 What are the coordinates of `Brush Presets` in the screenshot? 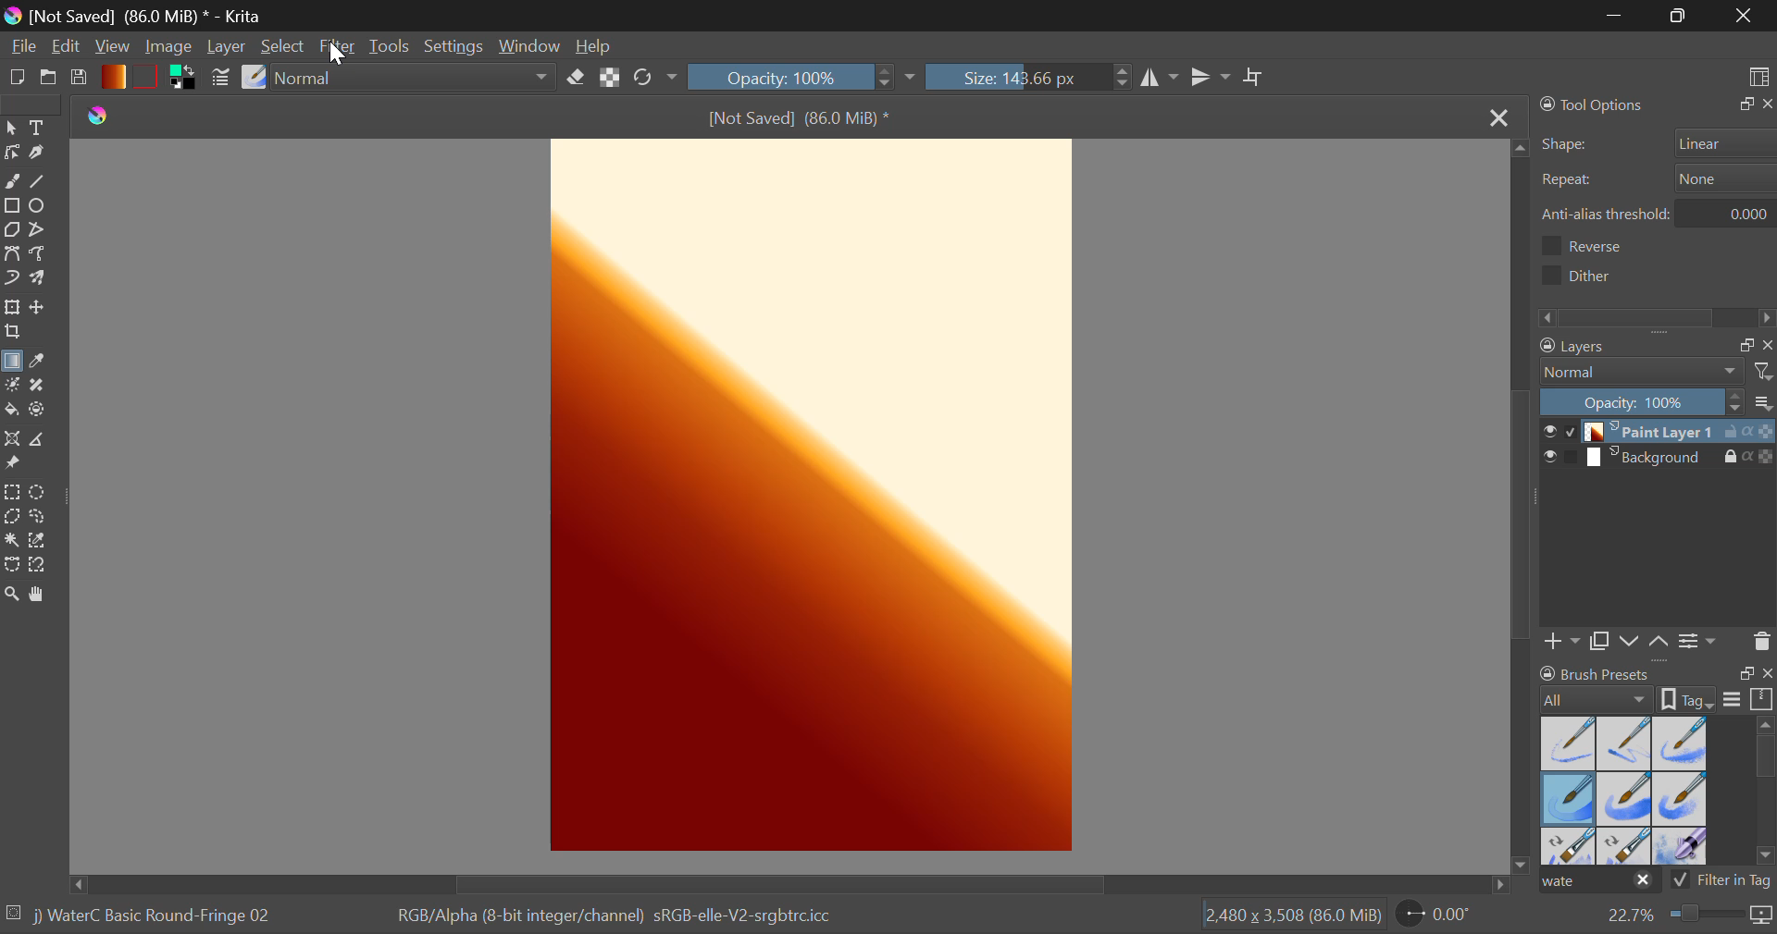 It's located at (254, 79).